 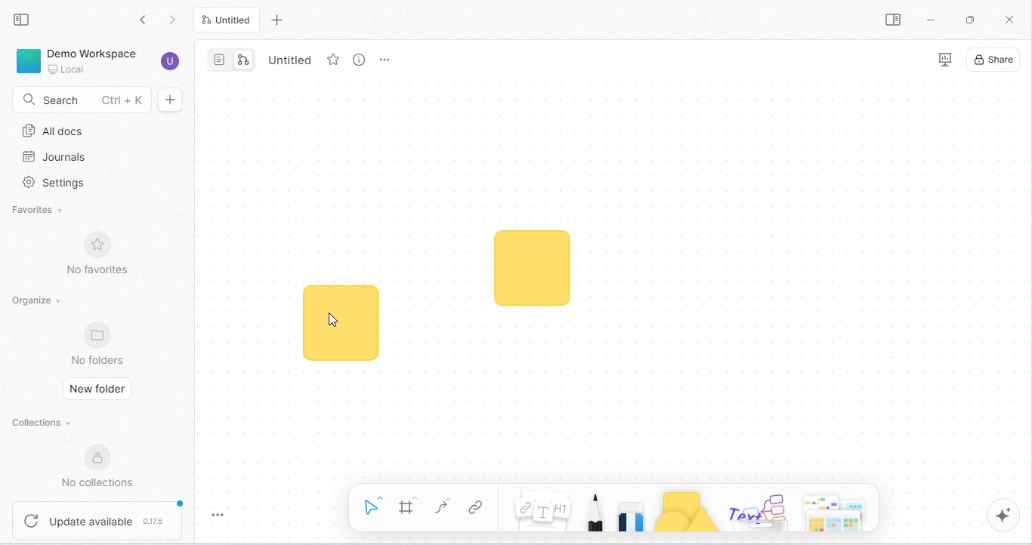 I want to click on close, so click(x=1012, y=20).